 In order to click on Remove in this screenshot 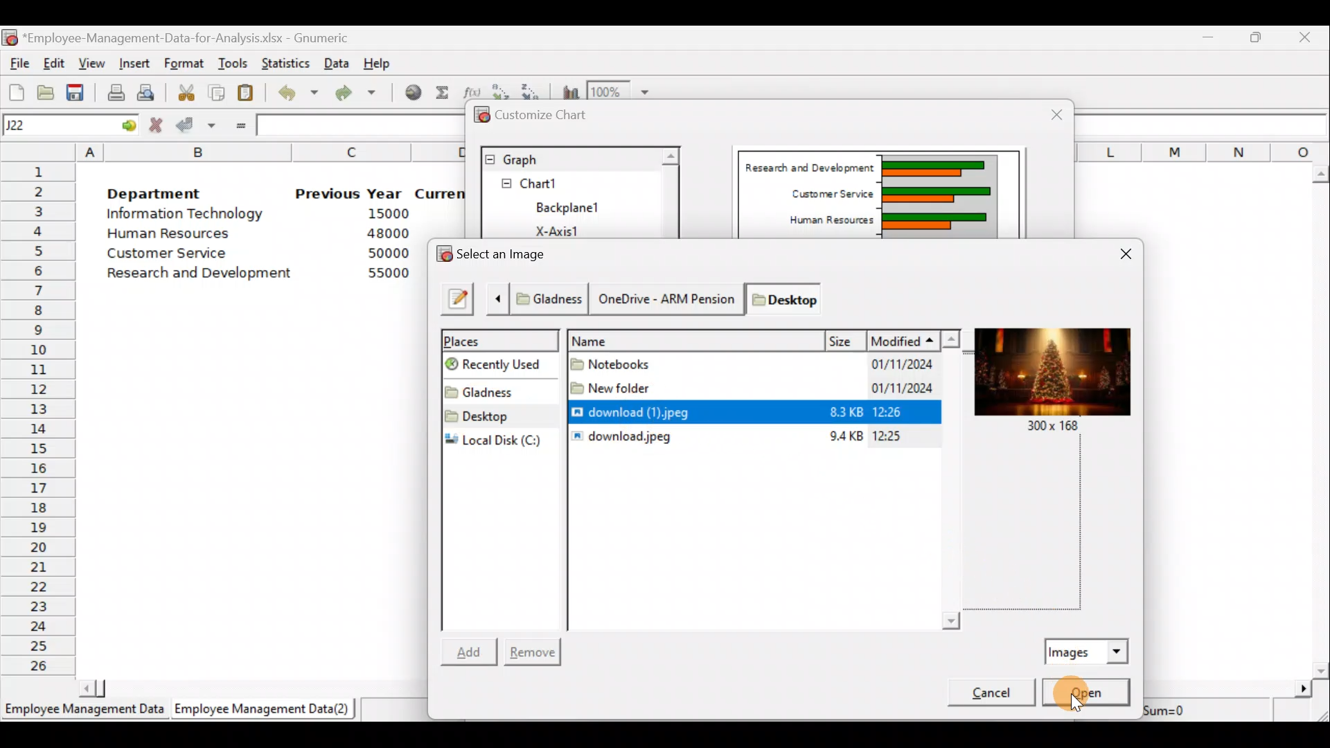, I will do `click(535, 650)`.